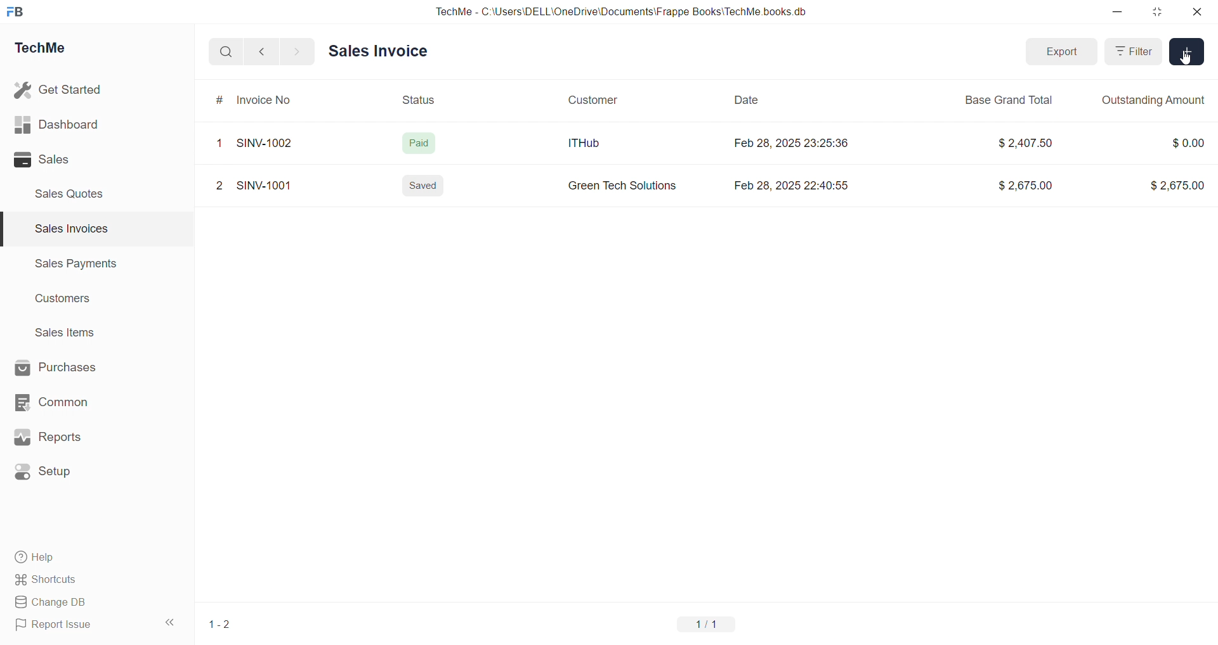  Describe the element at coordinates (64, 402) in the screenshot. I see `EB Common` at that location.